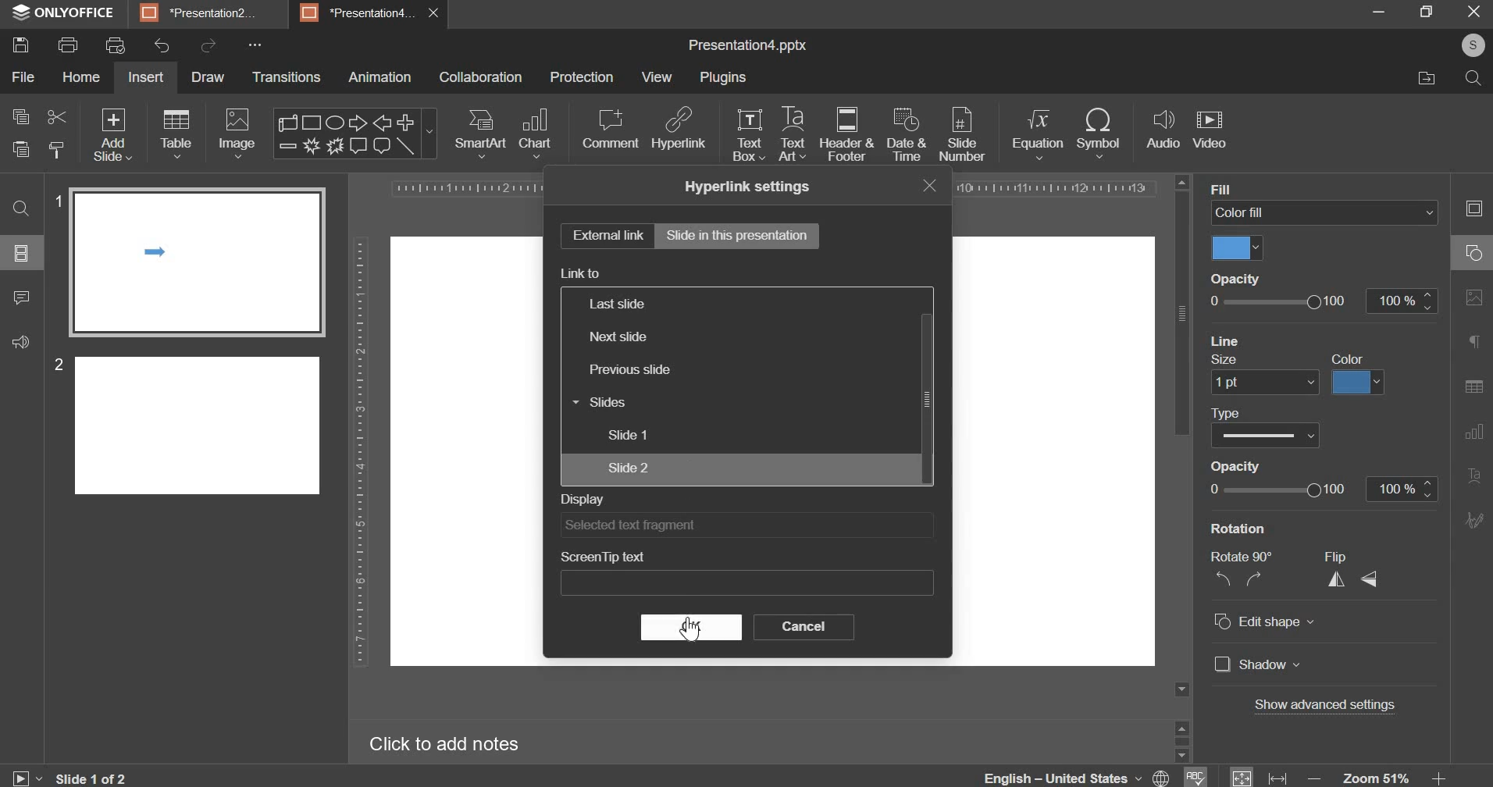 The image size is (1493, 787). Describe the element at coordinates (962, 136) in the screenshot. I see `slide number` at that location.